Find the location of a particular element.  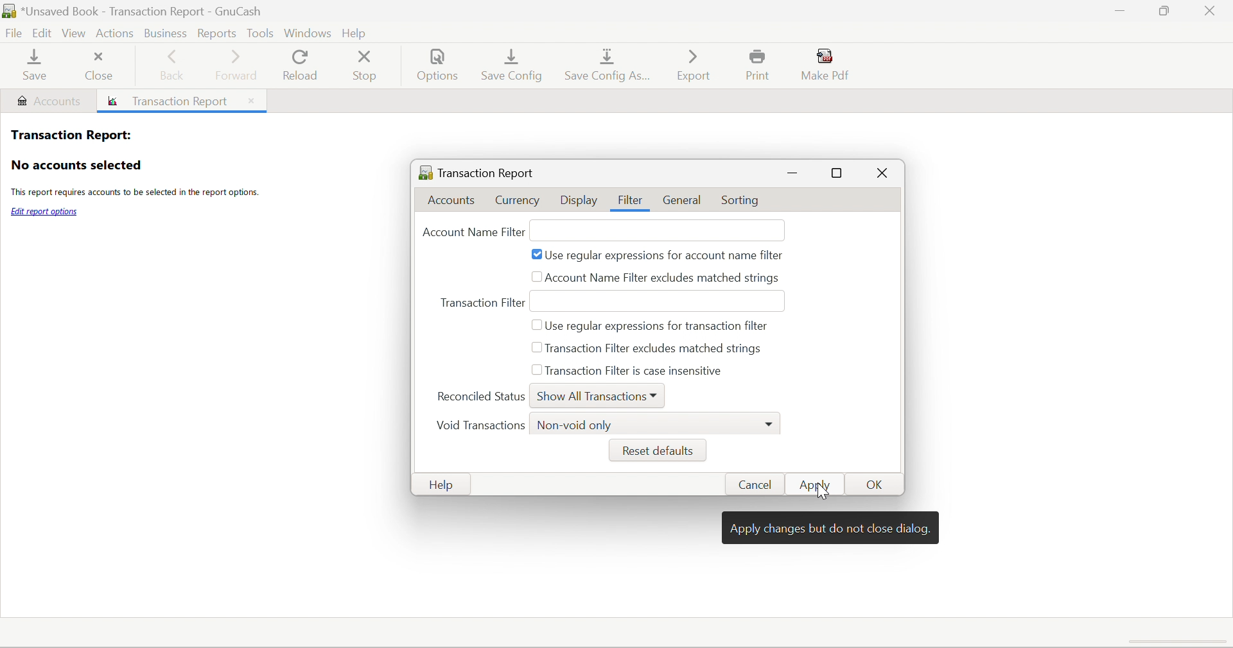

Accounts is located at coordinates (48, 101).